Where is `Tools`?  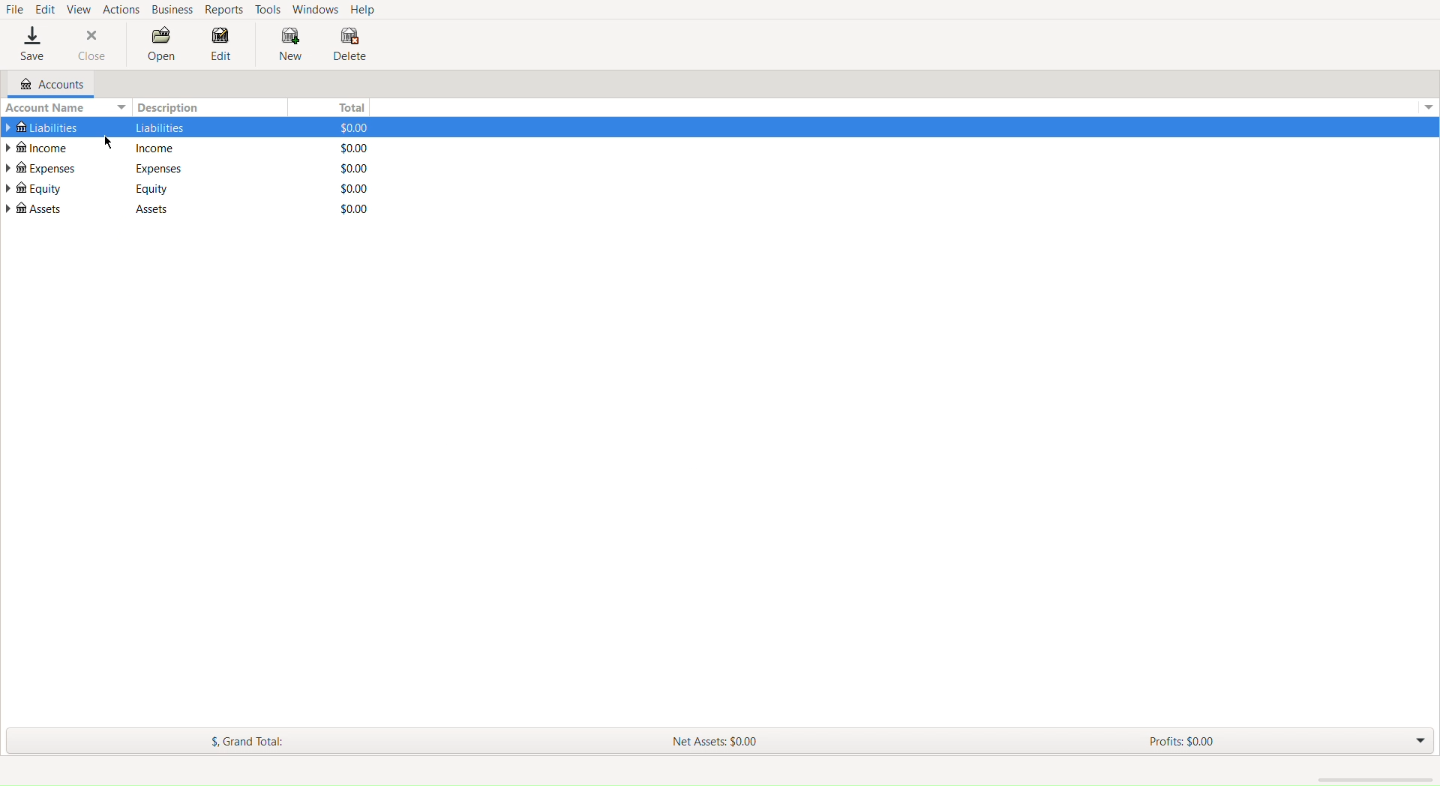
Tools is located at coordinates (268, 8).